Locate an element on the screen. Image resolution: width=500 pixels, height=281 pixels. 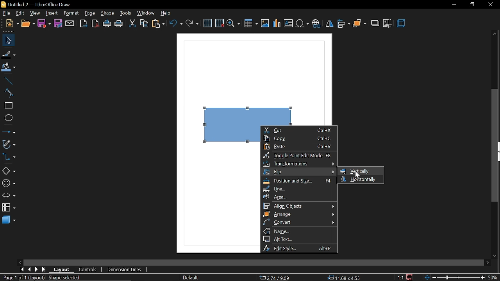
basic shapes is located at coordinates (8, 171).